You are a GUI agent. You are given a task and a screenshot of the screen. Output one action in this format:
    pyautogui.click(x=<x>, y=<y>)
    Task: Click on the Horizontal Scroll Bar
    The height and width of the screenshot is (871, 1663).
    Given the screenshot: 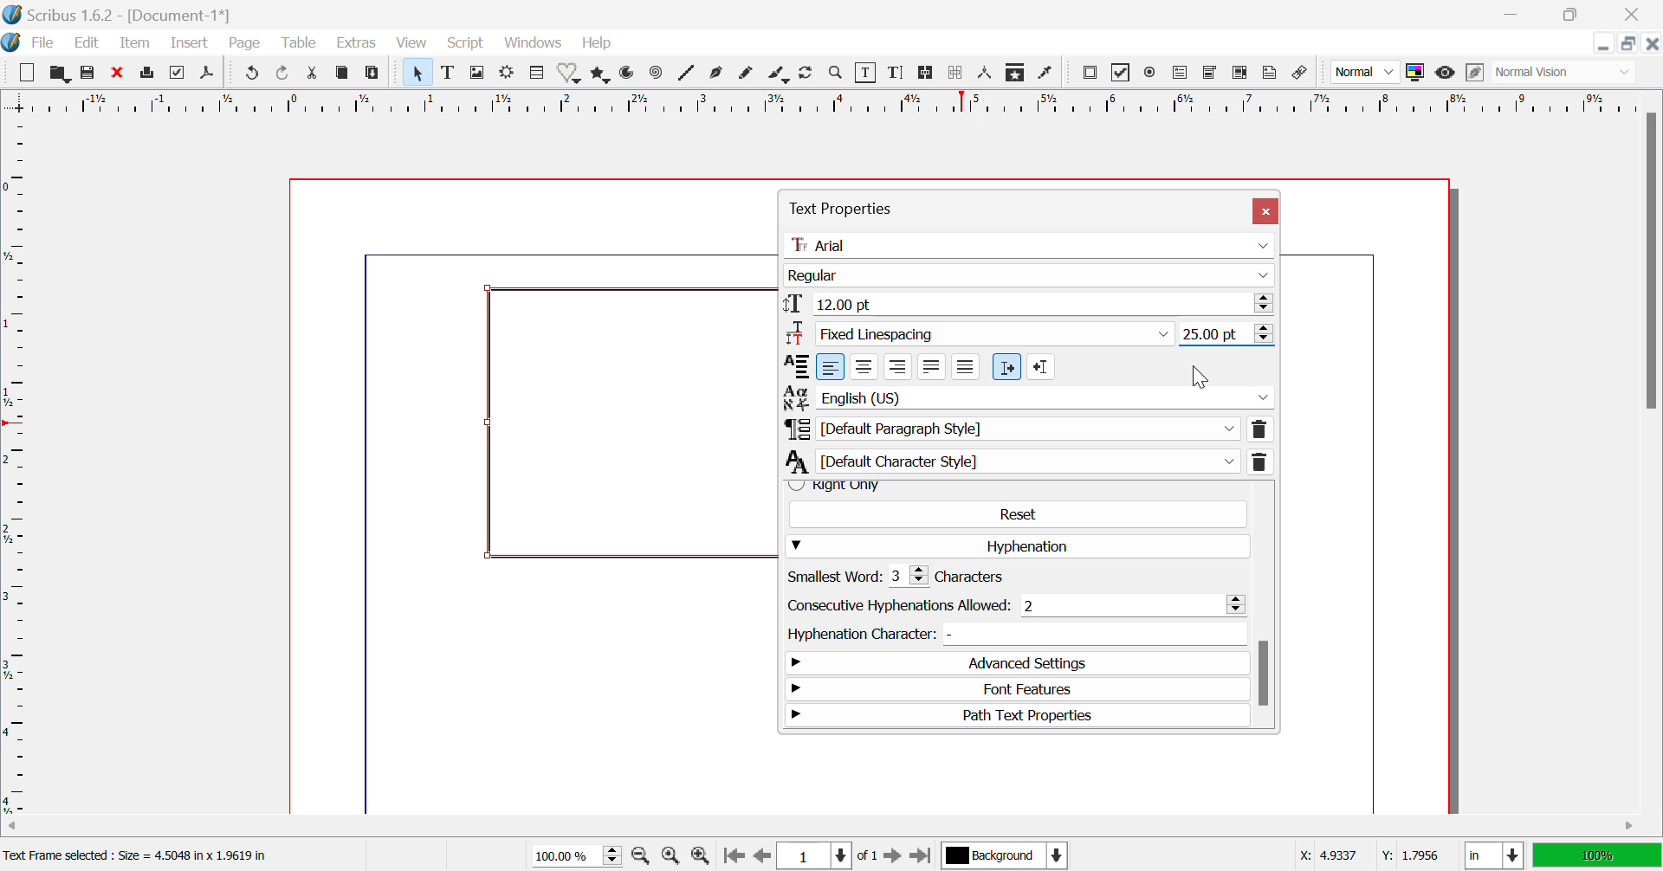 What is the action you would take?
    pyautogui.click(x=809, y=826)
    